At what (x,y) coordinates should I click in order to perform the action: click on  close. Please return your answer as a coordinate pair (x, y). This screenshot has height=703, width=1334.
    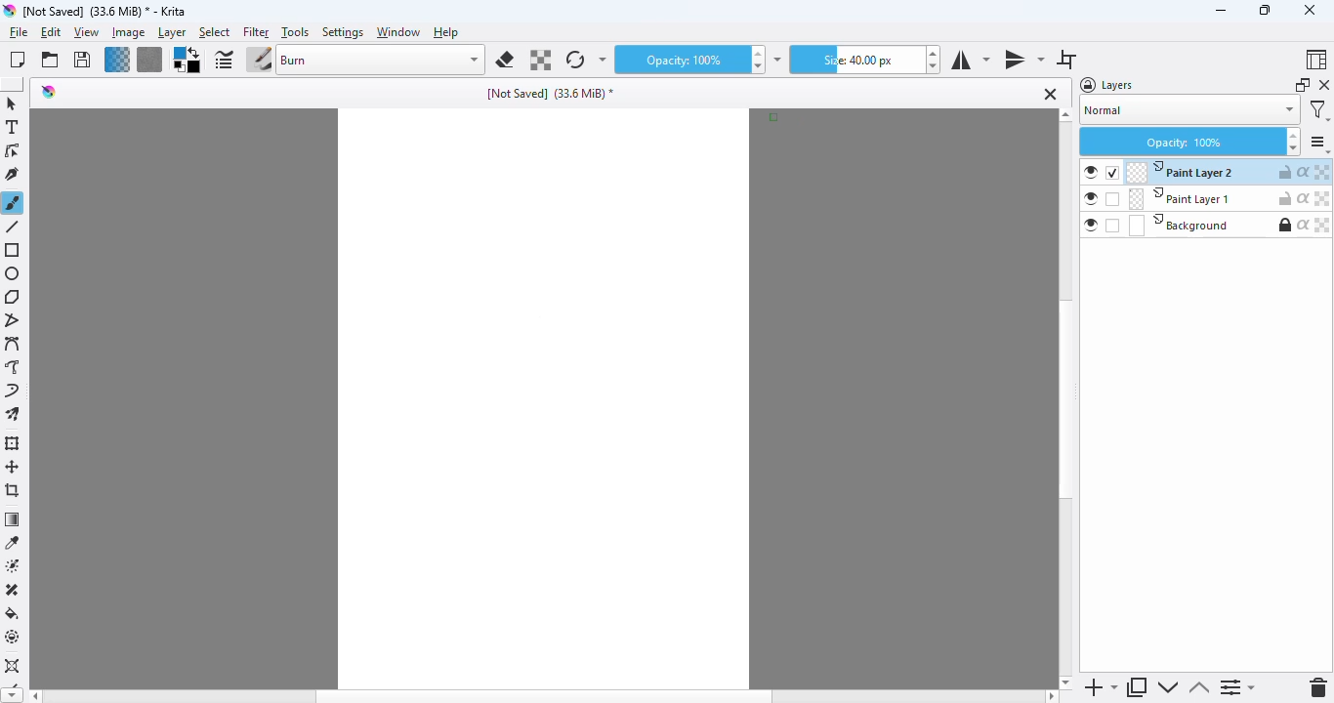
    Looking at the image, I should click on (1309, 10).